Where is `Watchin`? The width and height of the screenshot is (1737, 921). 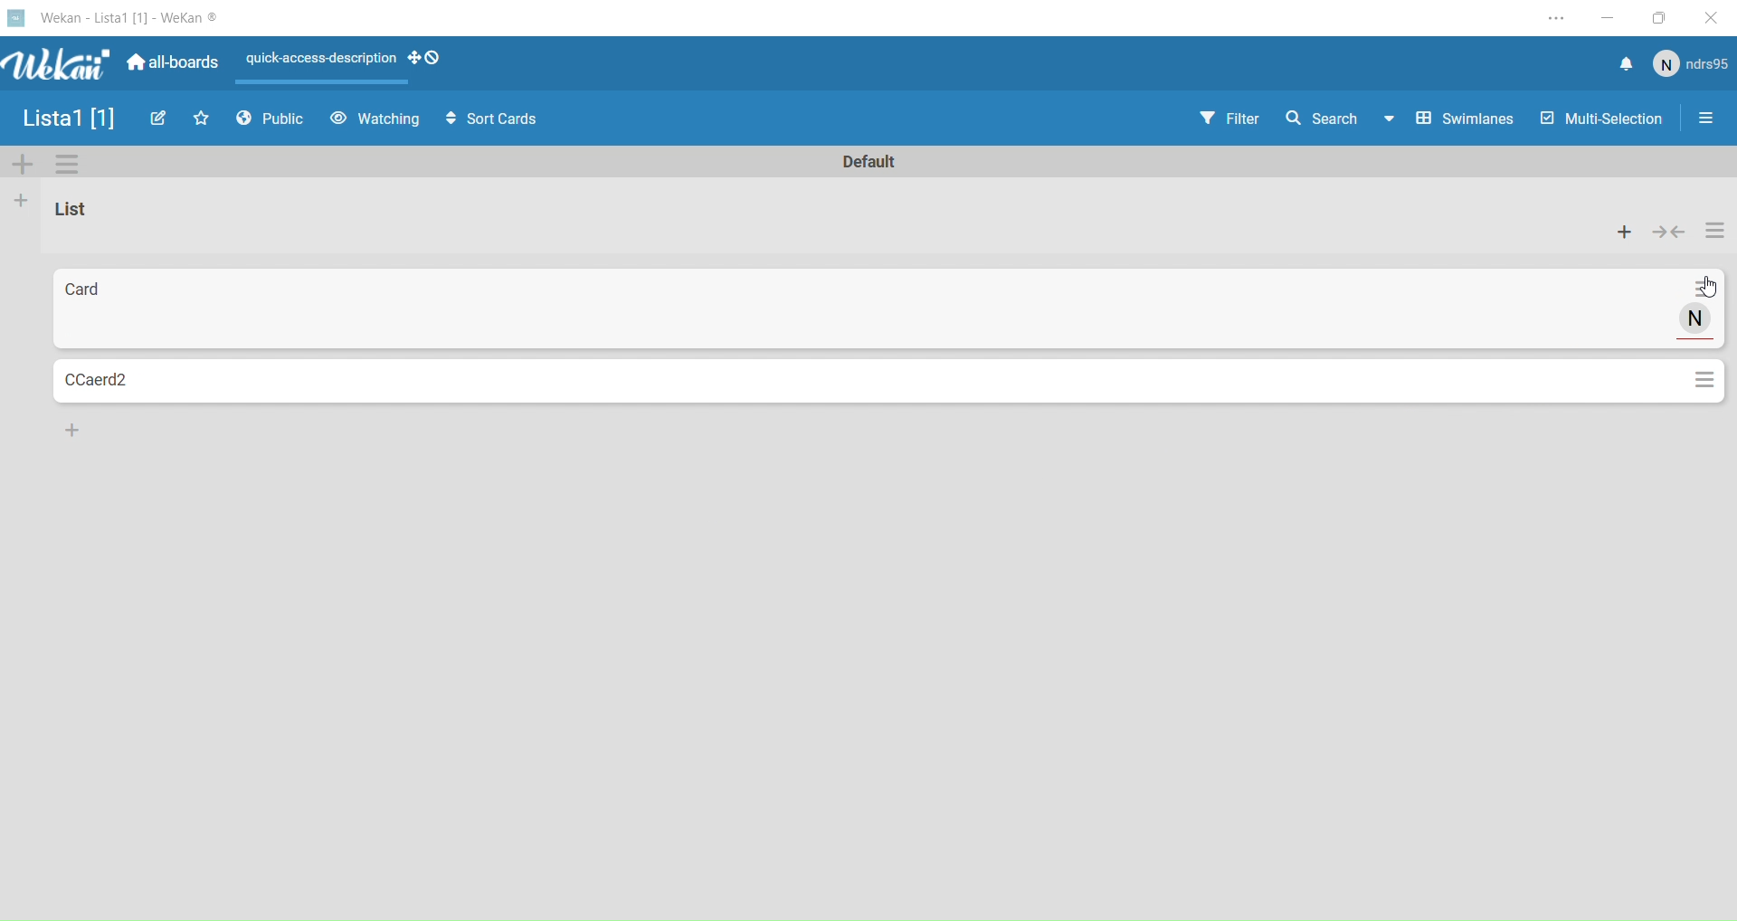 Watchin is located at coordinates (377, 120).